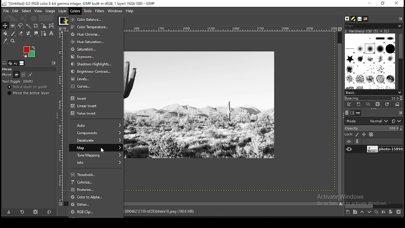 The height and width of the screenshot is (228, 405). What do you see at coordinates (371, 61) in the screenshot?
I see `brushes` at bounding box center [371, 61].